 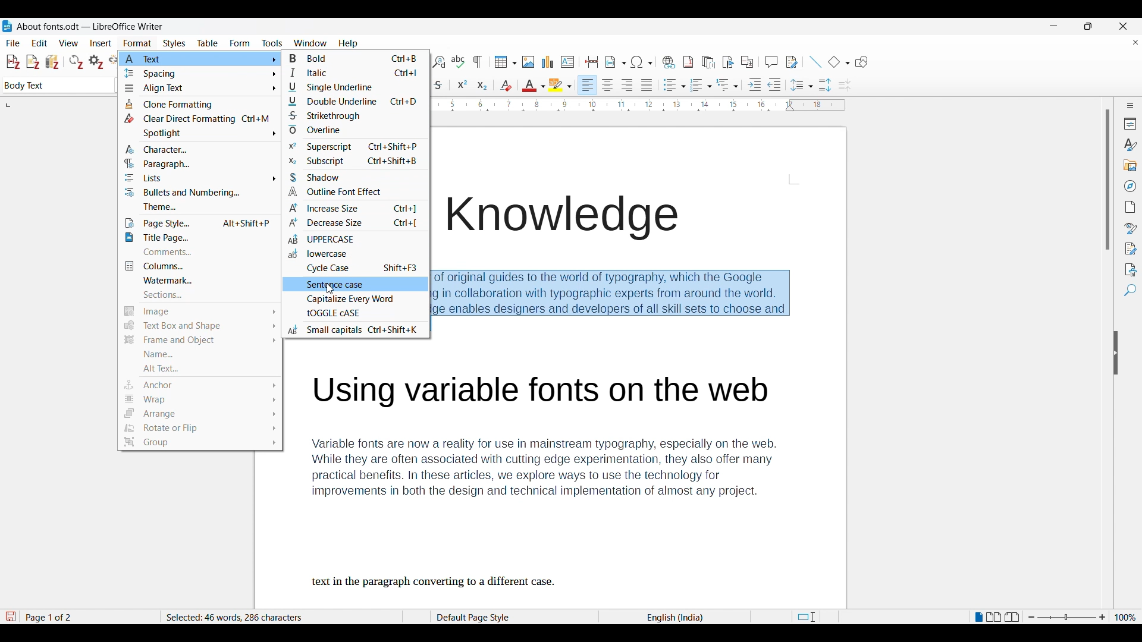 What do you see at coordinates (825, 85) in the screenshot?
I see `Increase paragraph spacing` at bounding box center [825, 85].